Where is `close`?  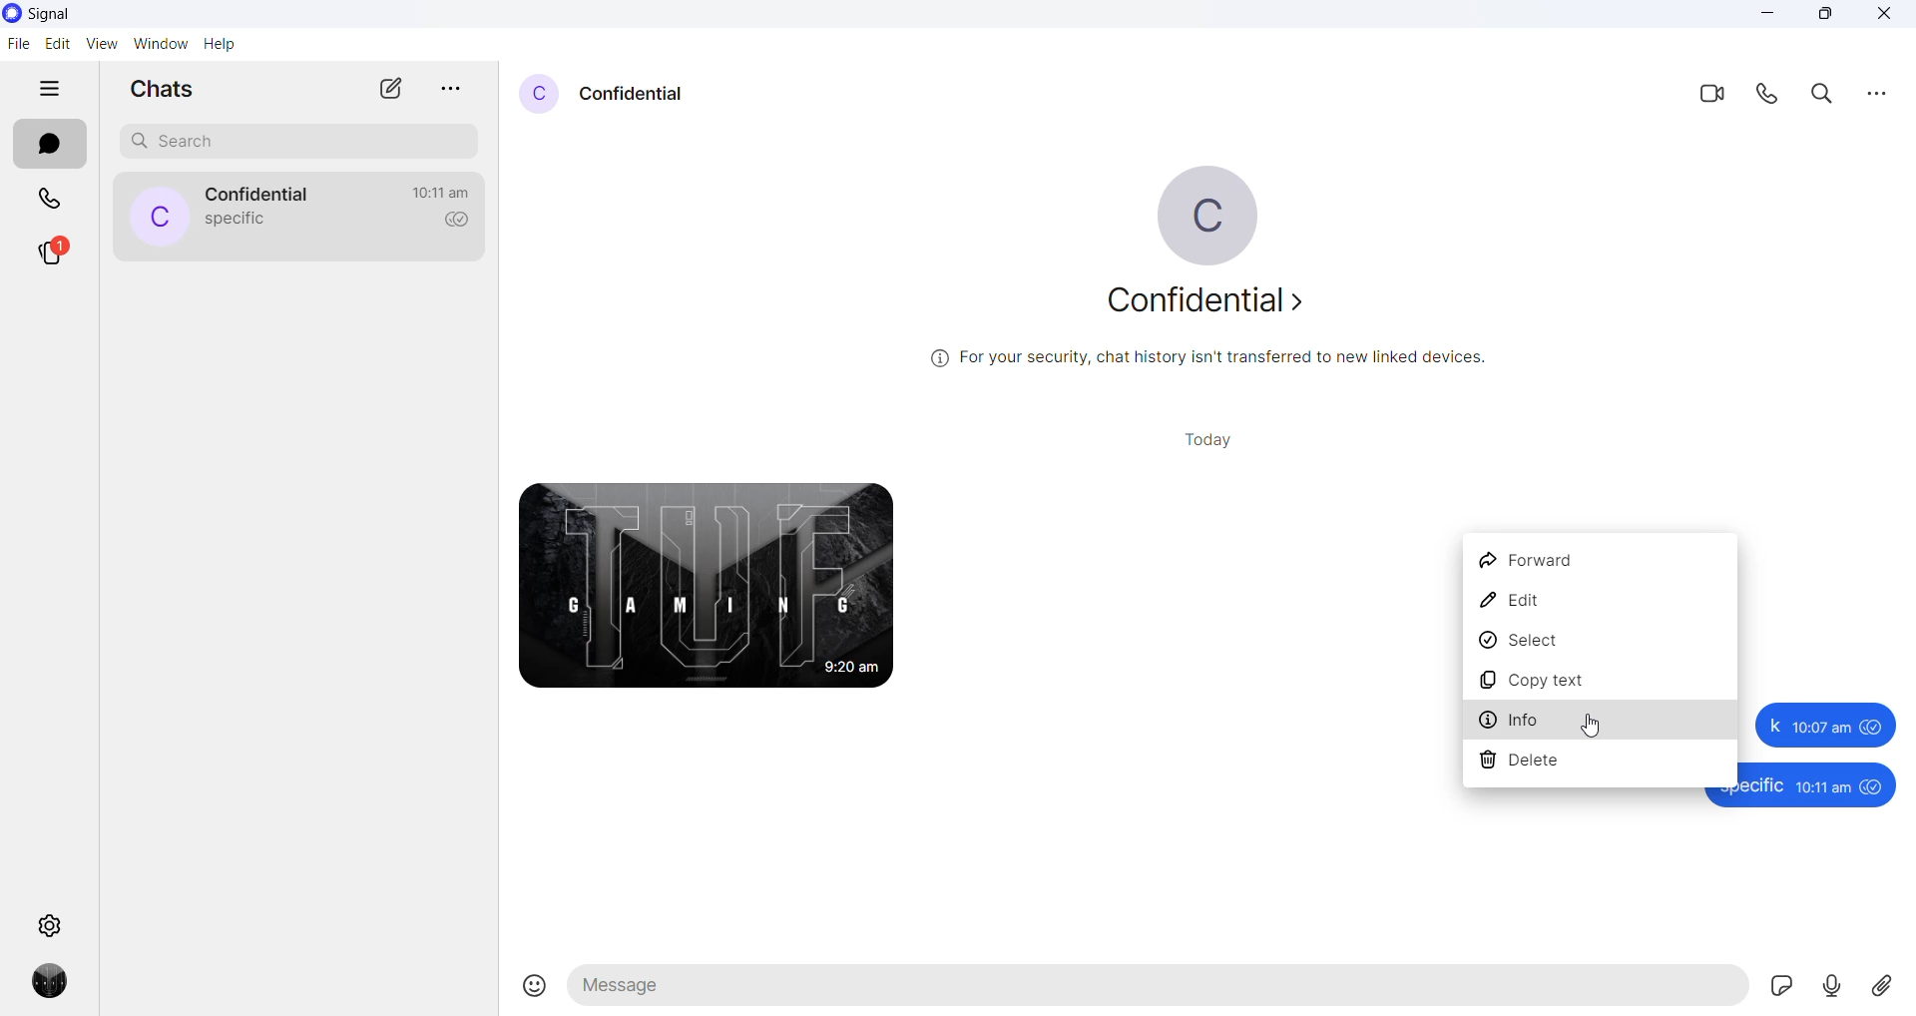 close is located at coordinates (1890, 16).